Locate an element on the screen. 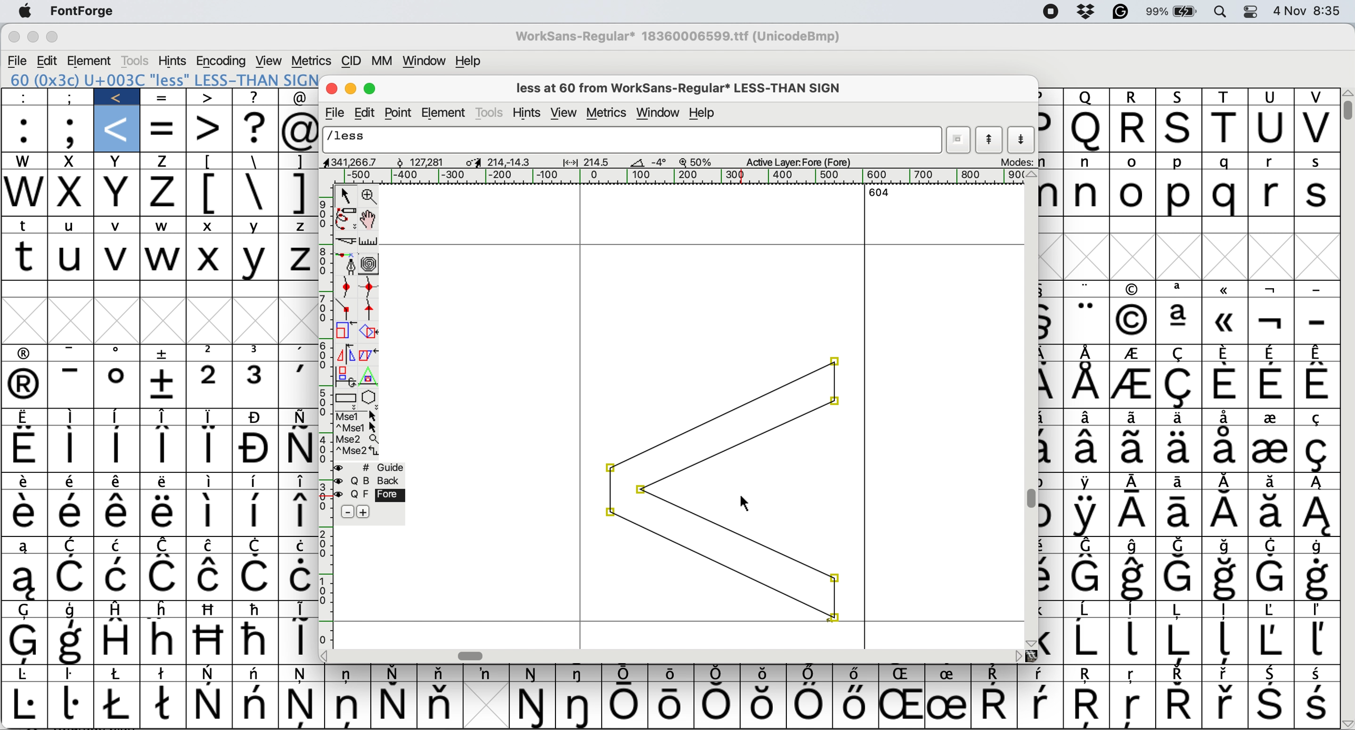 The height and width of the screenshot is (730, 1355). 60 (0x3c) U+003C "less" LESS-THAN SIGN is located at coordinates (163, 79).